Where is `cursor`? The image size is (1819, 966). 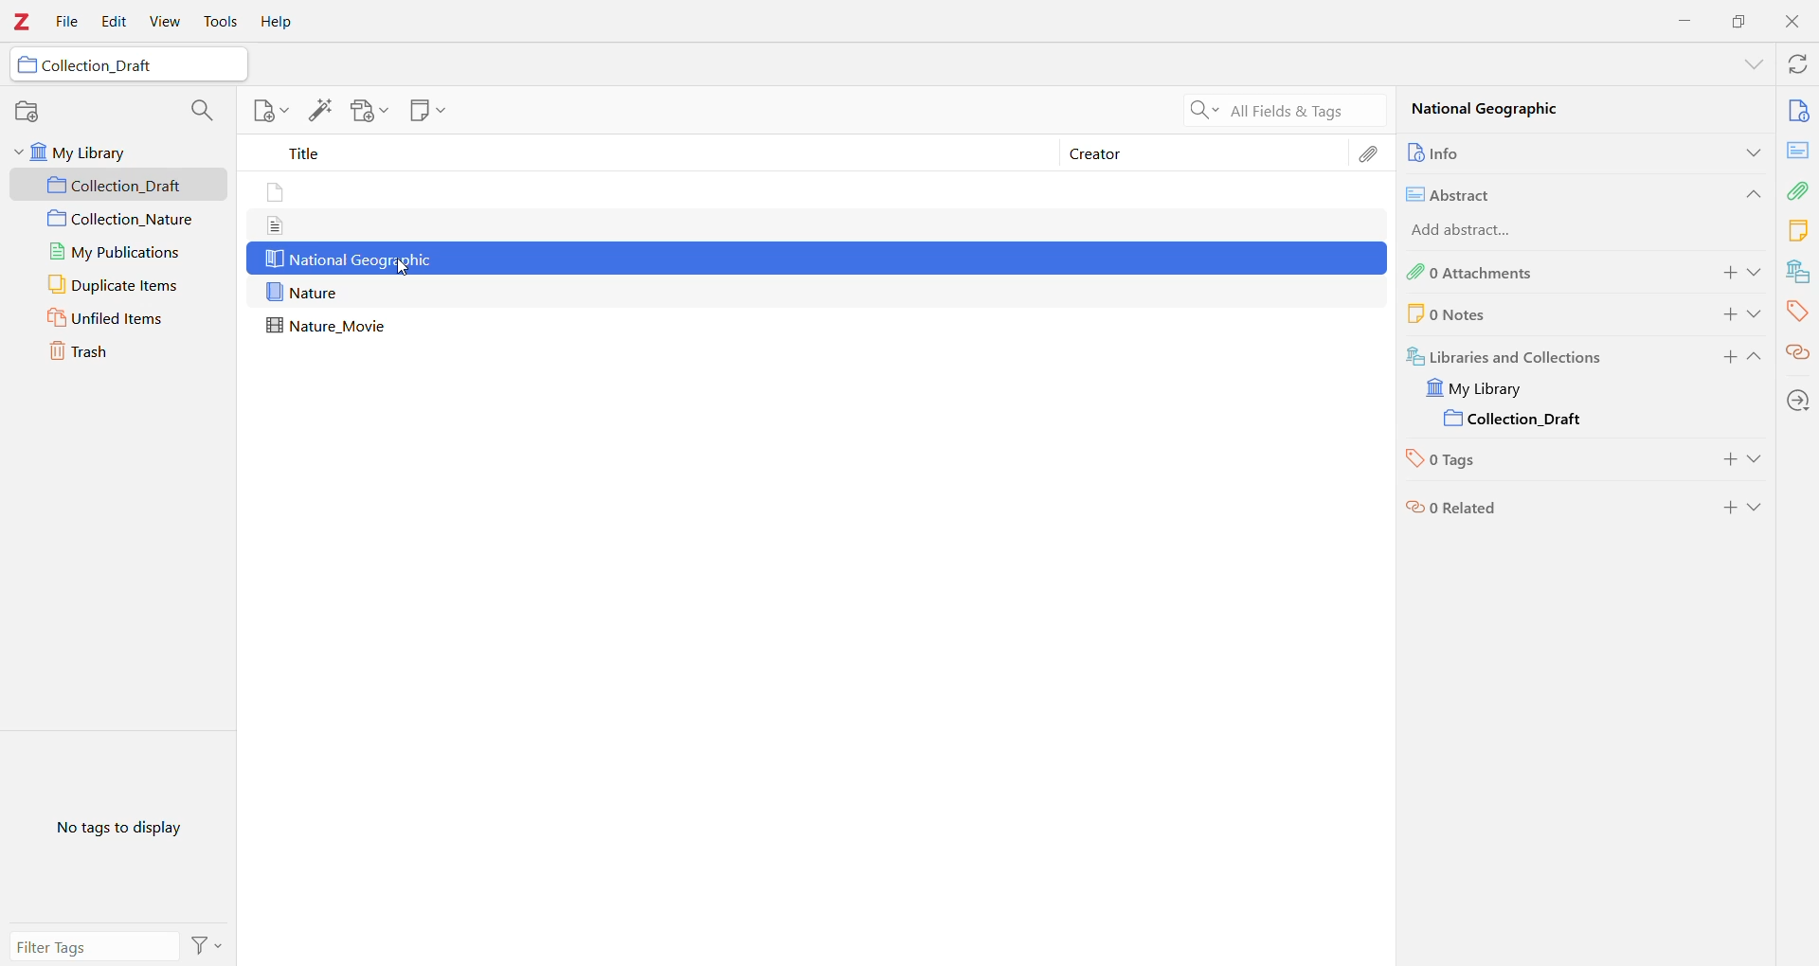
cursor is located at coordinates (405, 269).